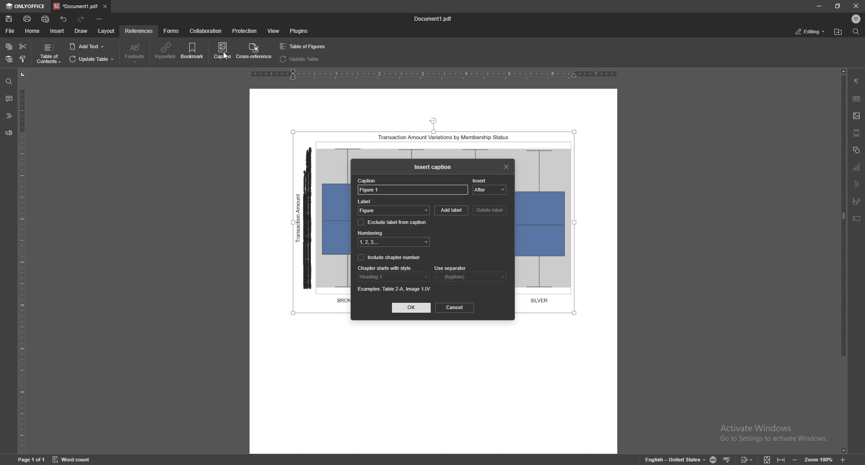 This screenshot has height=465, width=865. What do you see at coordinates (856, 184) in the screenshot?
I see `text art` at bounding box center [856, 184].